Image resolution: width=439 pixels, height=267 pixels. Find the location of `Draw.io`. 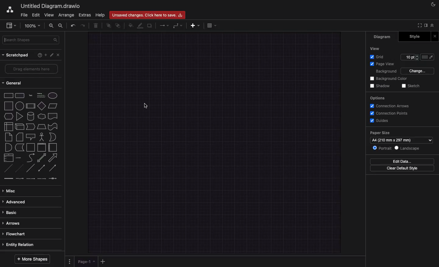

Draw.io is located at coordinates (9, 9).